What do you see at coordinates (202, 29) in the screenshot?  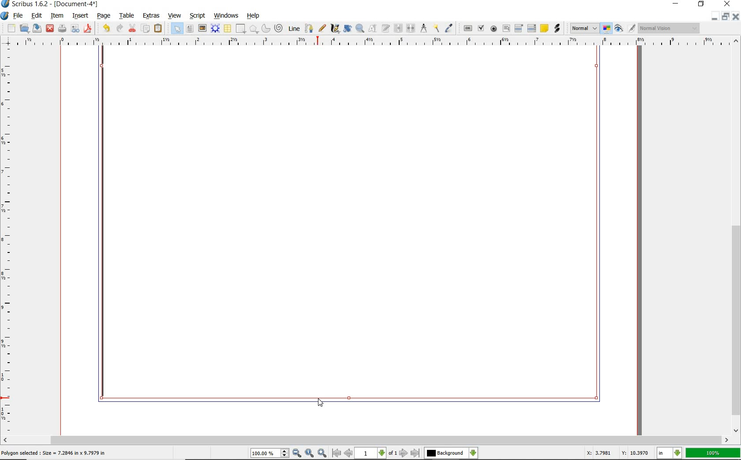 I see `image frame` at bounding box center [202, 29].